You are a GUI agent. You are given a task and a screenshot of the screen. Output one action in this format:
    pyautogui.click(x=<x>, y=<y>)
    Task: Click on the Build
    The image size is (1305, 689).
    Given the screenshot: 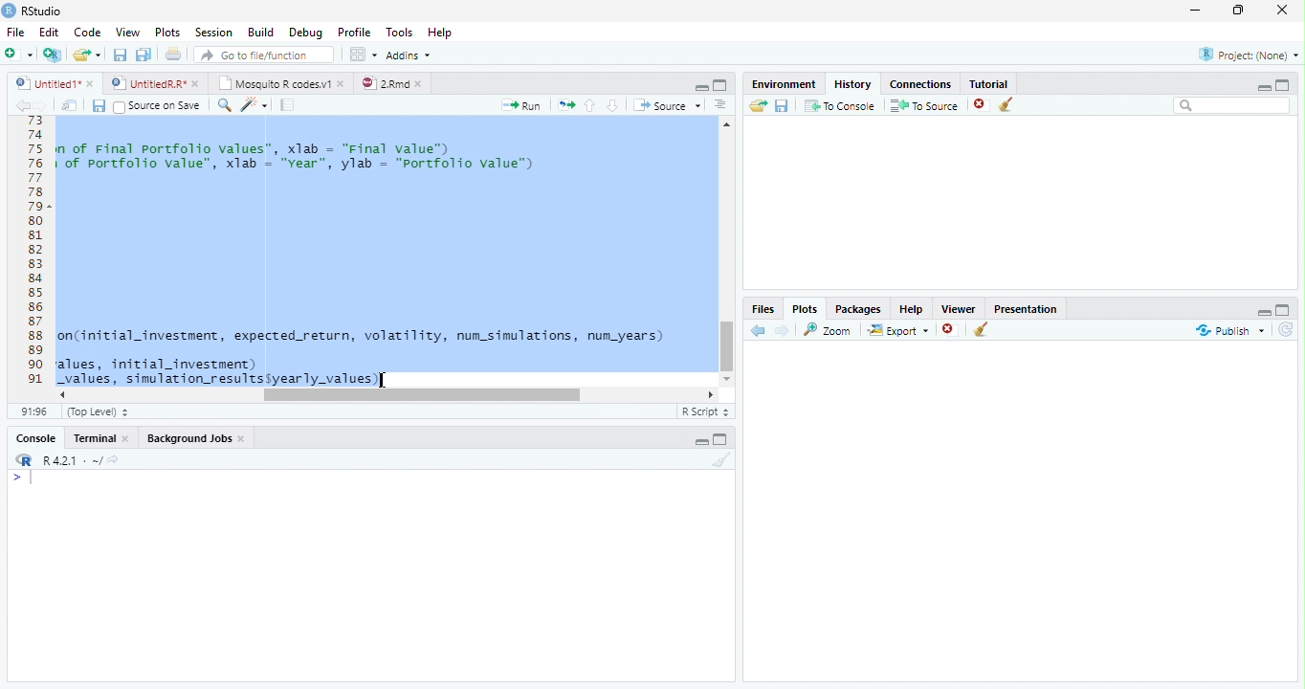 What is the action you would take?
    pyautogui.click(x=261, y=33)
    